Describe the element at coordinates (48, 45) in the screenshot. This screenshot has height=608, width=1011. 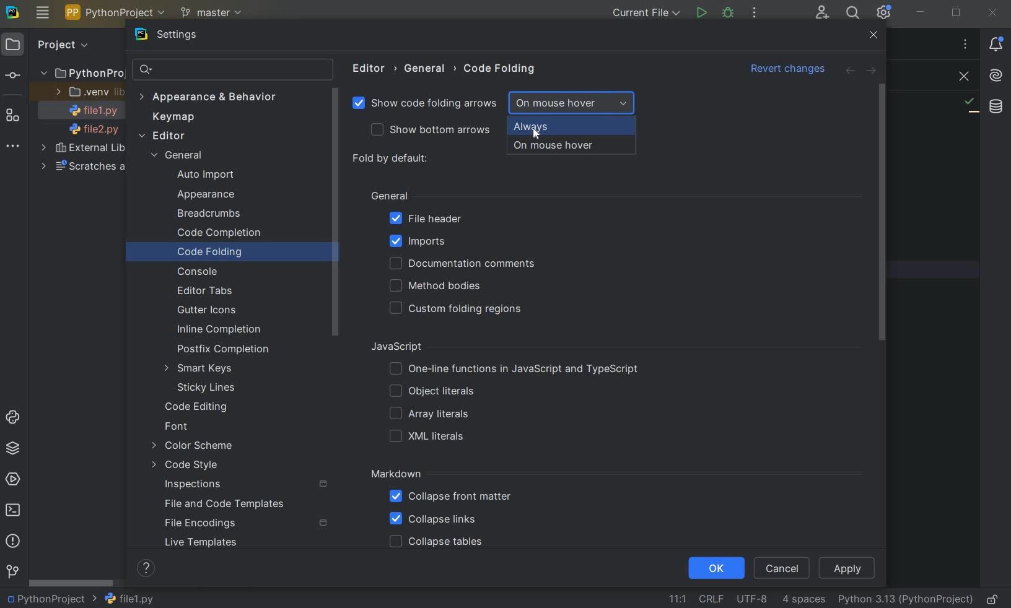
I see `PROJECT` at that location.